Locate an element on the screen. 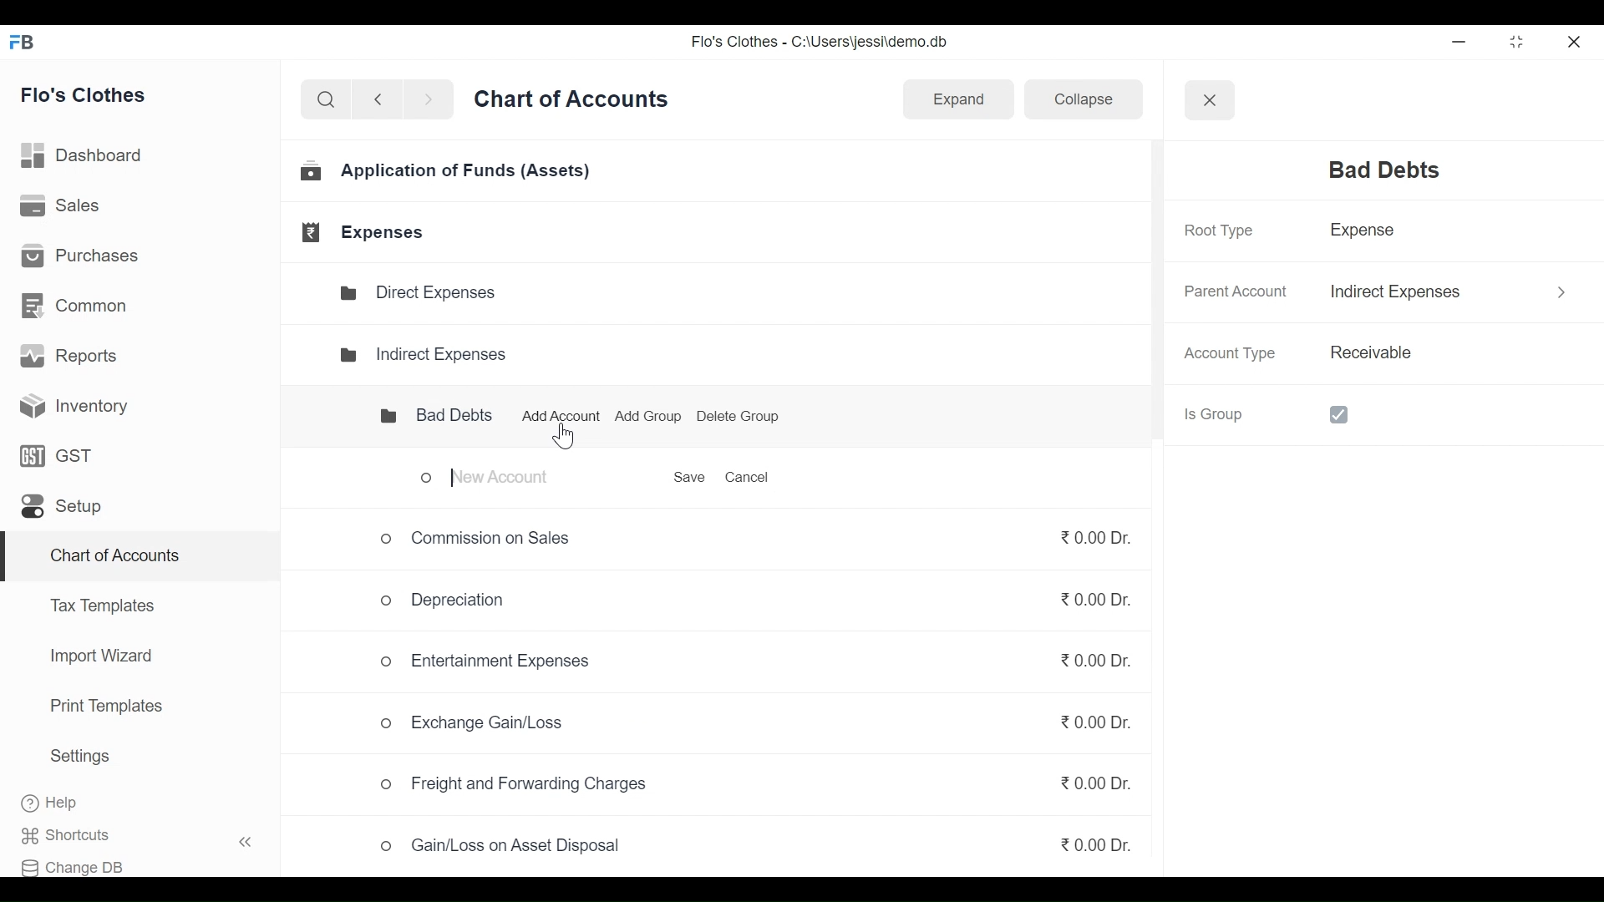  Save is located at coordinates (687, 483).